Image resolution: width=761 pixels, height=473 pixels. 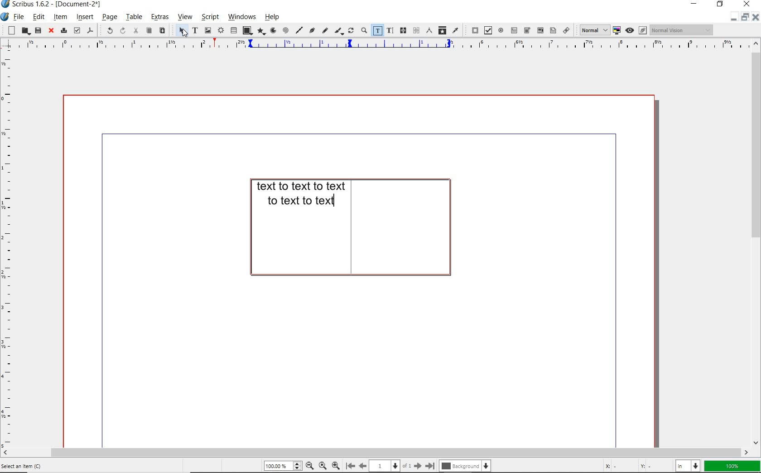 What do you see at coordinates (51, 31) in the screenshot?
I see `close` at bounding box center [51, 31].